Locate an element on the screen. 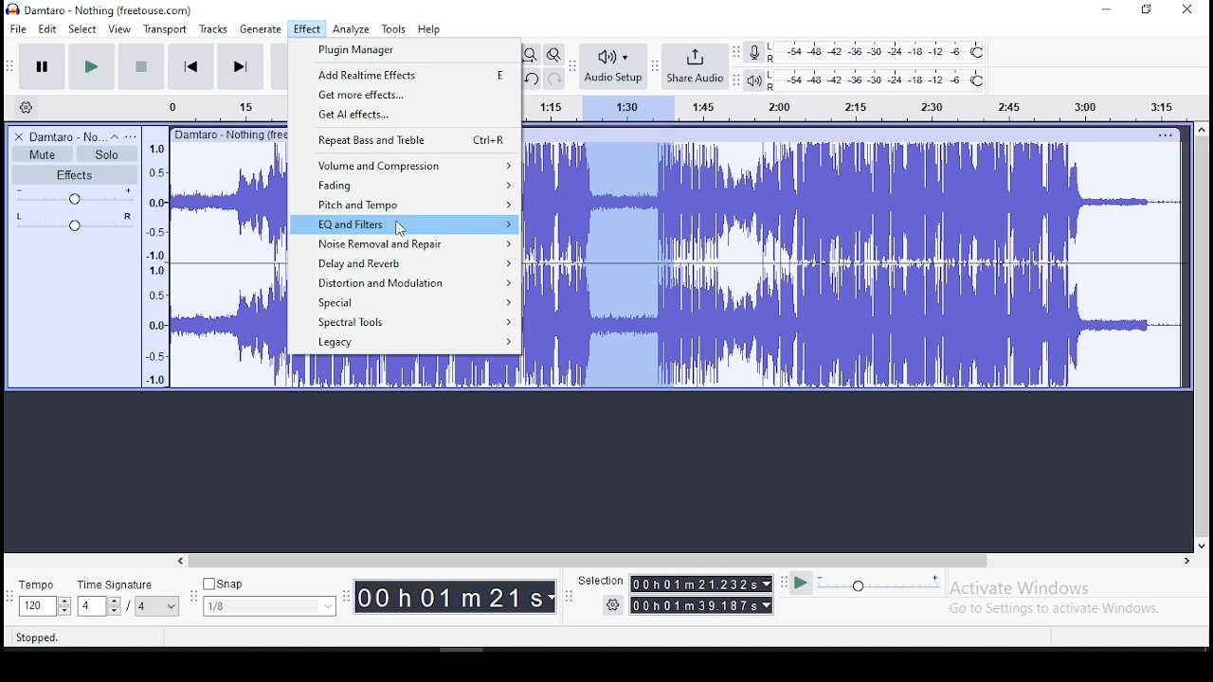 The width and height of the screenshot is (1213, 682). stop is located at coordinates (140, 65).